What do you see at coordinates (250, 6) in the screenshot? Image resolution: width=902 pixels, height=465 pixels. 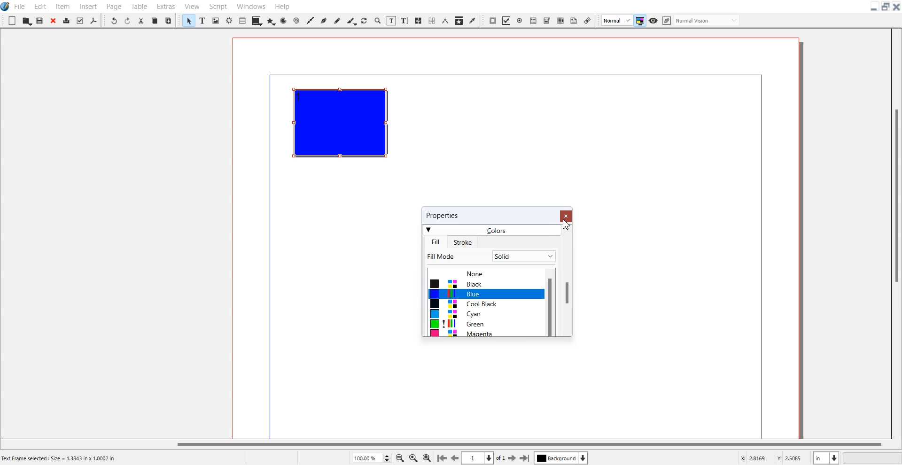 I see `Windows` at bounding box center [250, 6].